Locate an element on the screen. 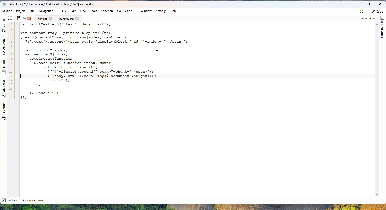  close is located at coordinates (78, 19).